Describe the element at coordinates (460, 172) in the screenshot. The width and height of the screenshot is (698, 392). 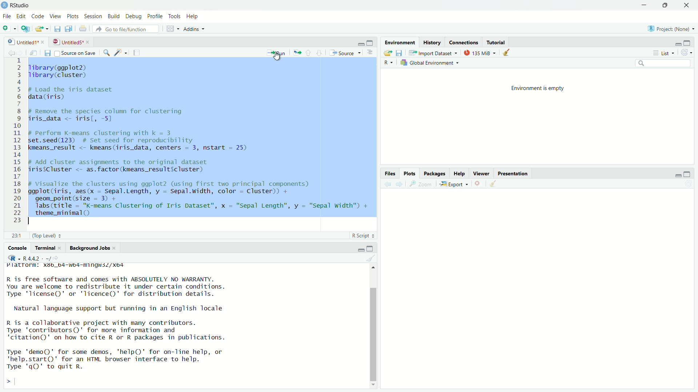
I see `help` at that location.